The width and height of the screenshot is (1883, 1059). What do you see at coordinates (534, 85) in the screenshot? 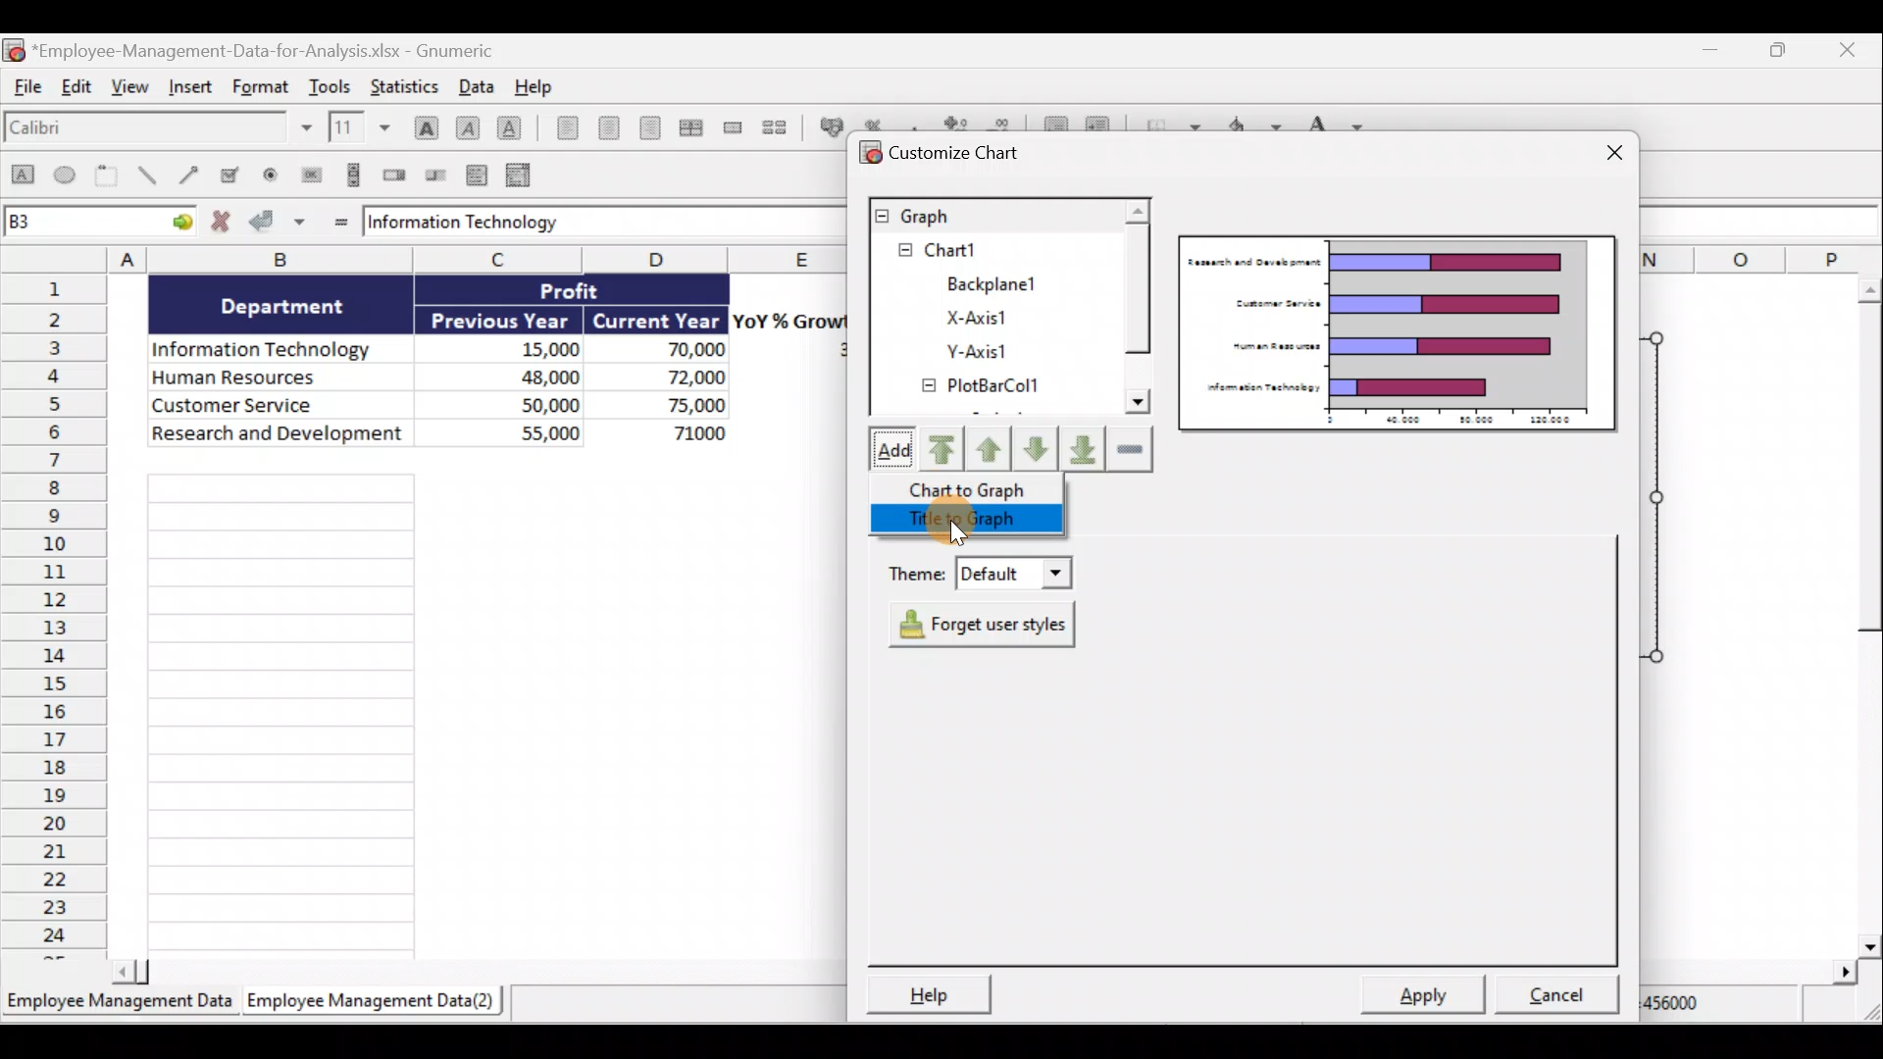
I see `Help` at bounding box center [534, 85].